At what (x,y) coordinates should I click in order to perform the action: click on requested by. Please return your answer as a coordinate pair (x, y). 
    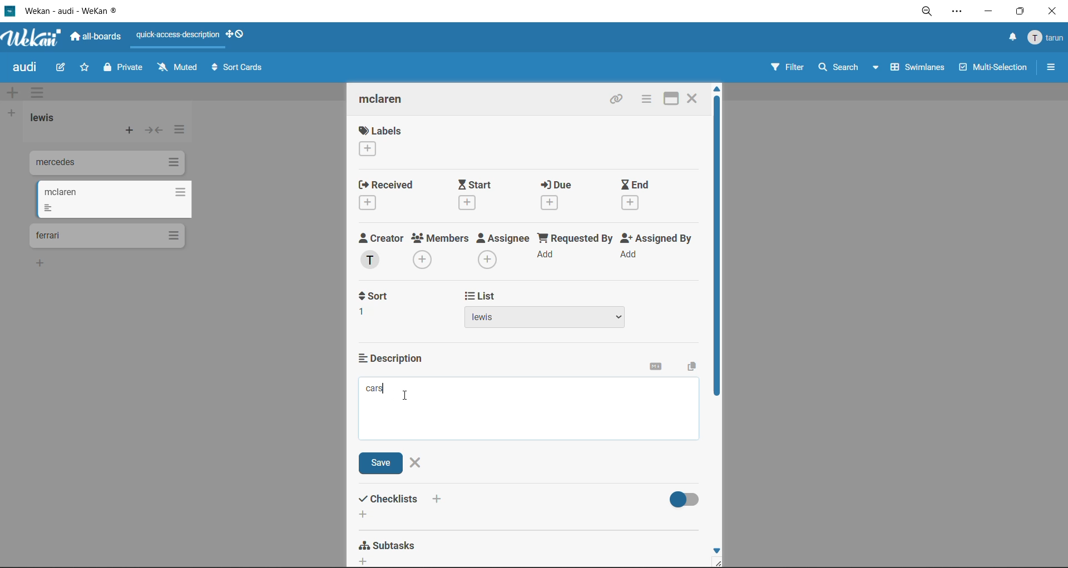
    Looking at the image, I should click on (575, 250).